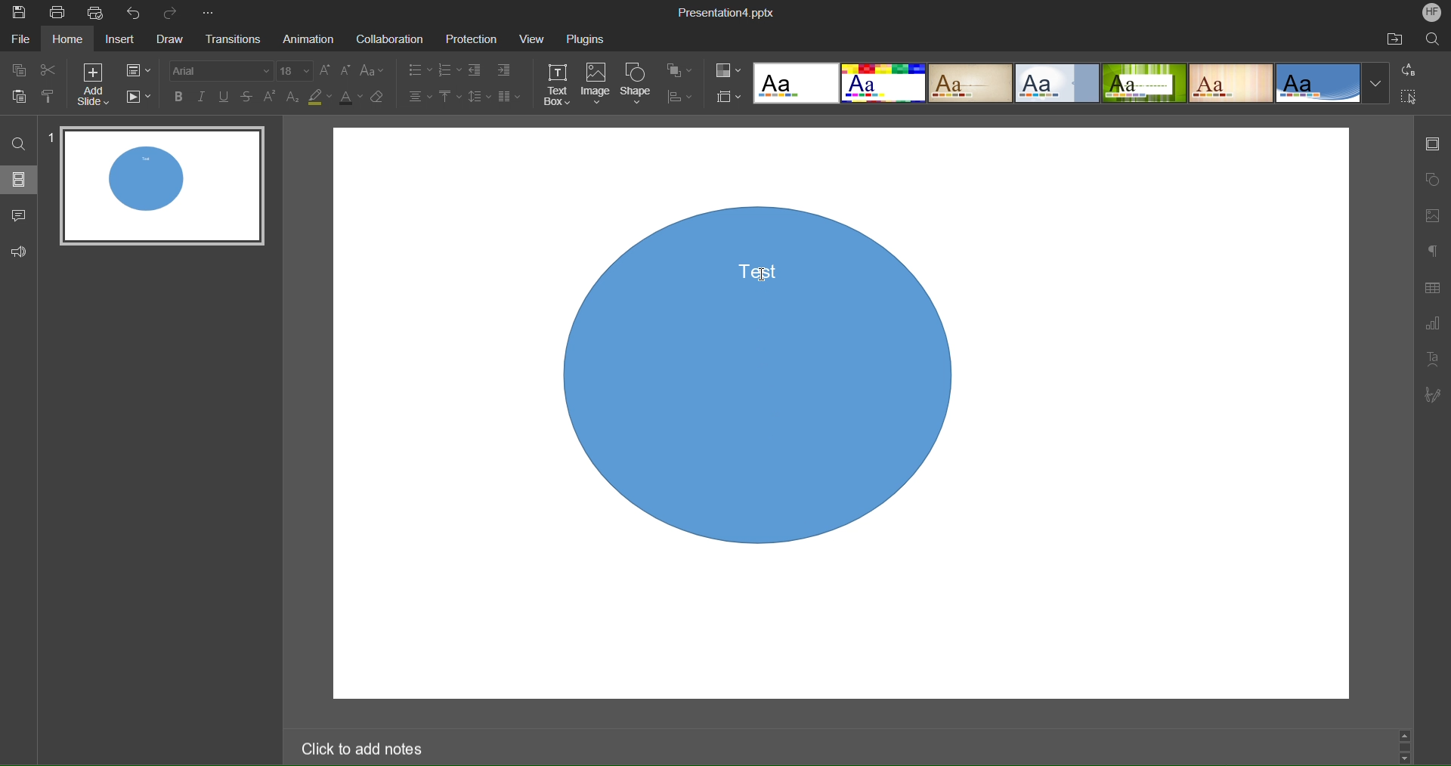 The height and width of the screenshot is (766, 1451). I want to click on Account, so click(1429, 11).